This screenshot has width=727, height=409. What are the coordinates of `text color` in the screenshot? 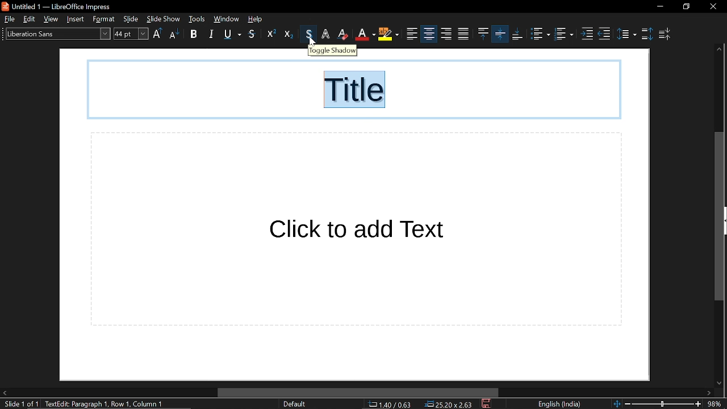 It's located at (344, 34).